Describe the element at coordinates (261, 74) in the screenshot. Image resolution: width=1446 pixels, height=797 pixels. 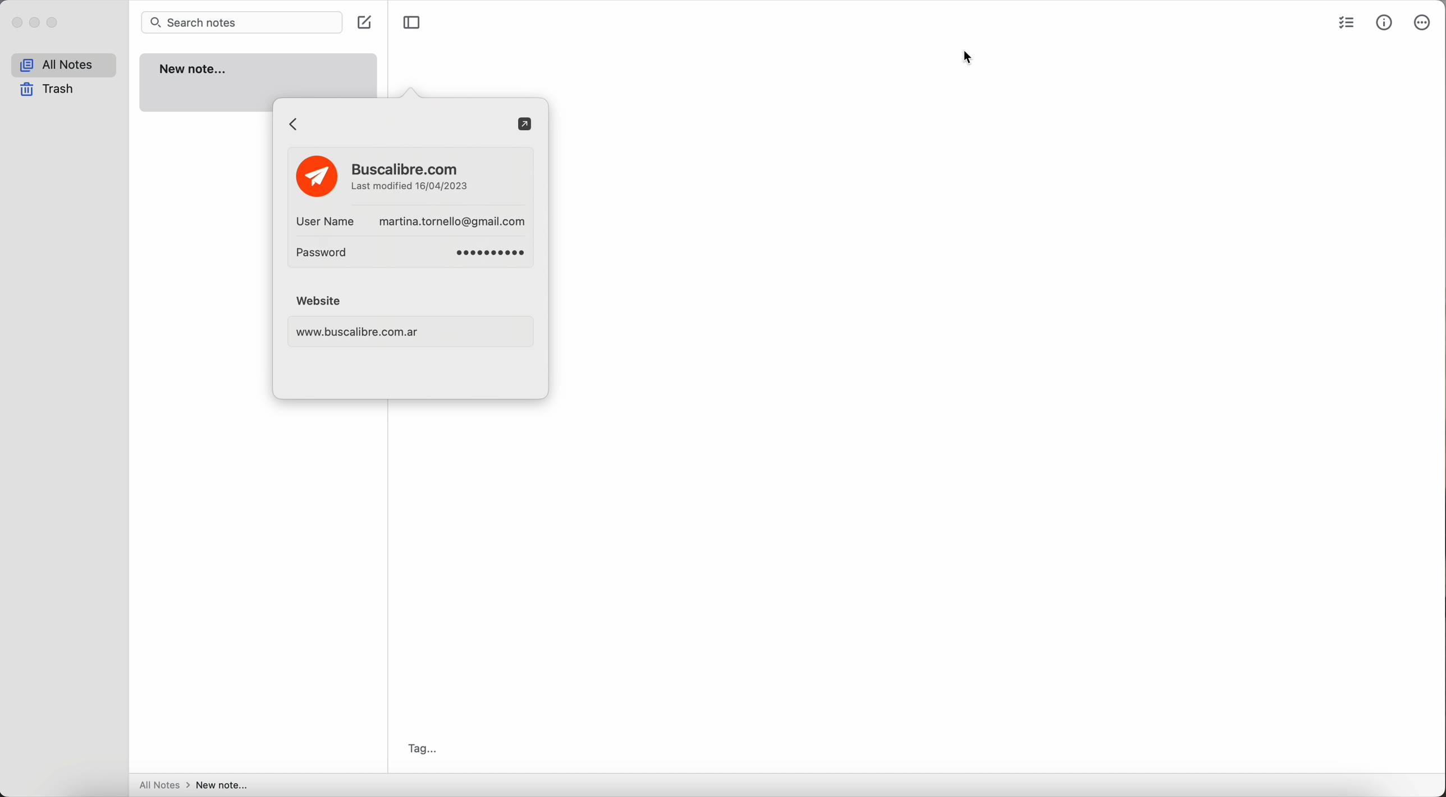
I see `new note` at that location.